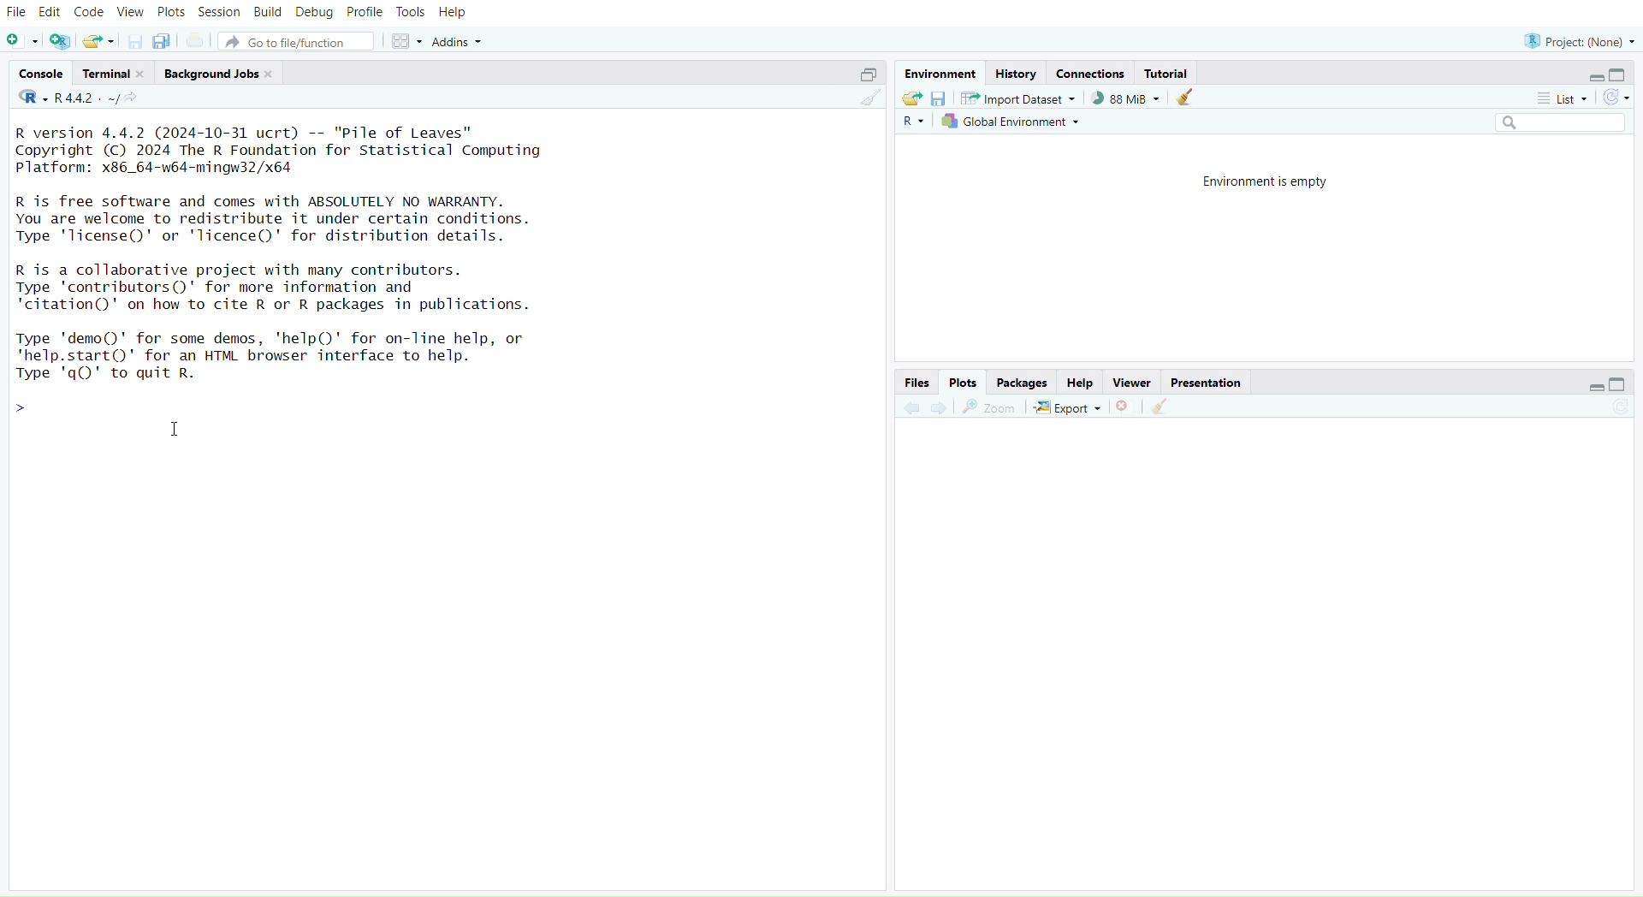 This screenshot has width=1643, height=897. What do you see at coordinates (365, 14) in the screenshot?
I see `profile` at bounding box center [365, 14].